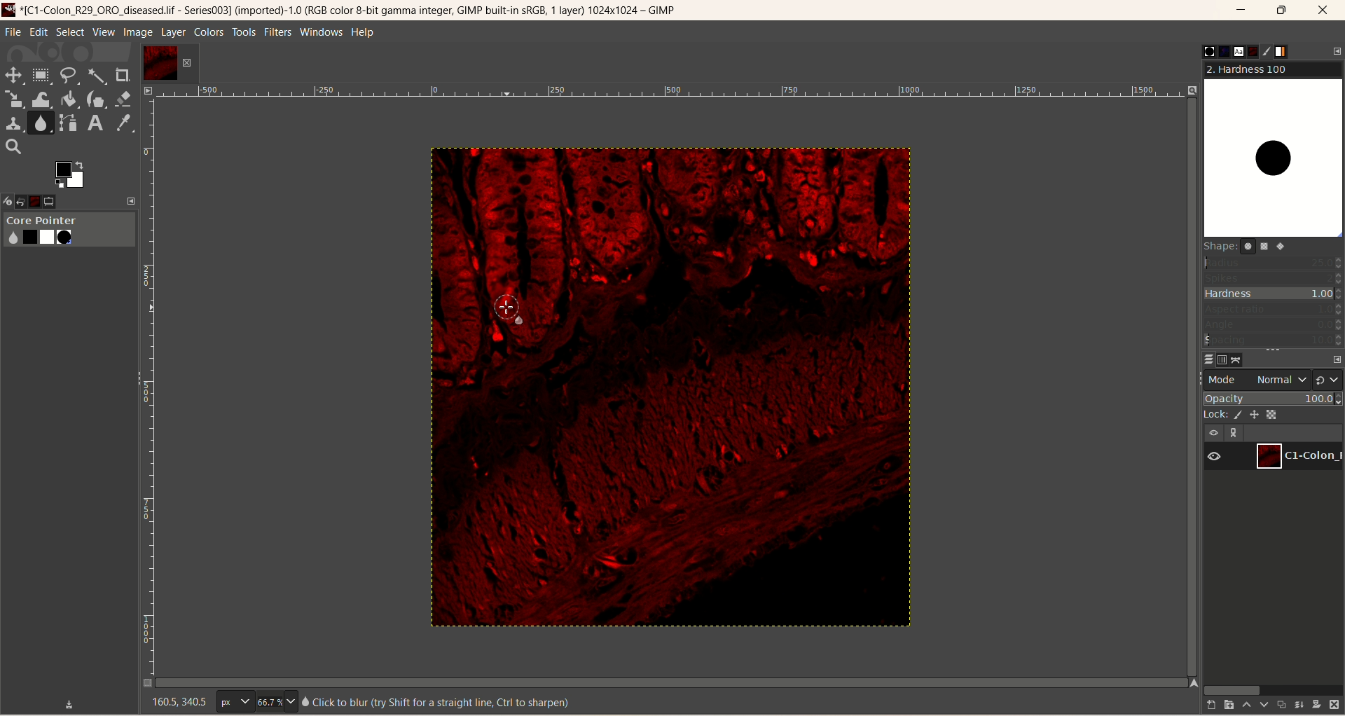  Describe the element at coordinates (1274, 340) in the screenshot. I see `spacing` at that location.